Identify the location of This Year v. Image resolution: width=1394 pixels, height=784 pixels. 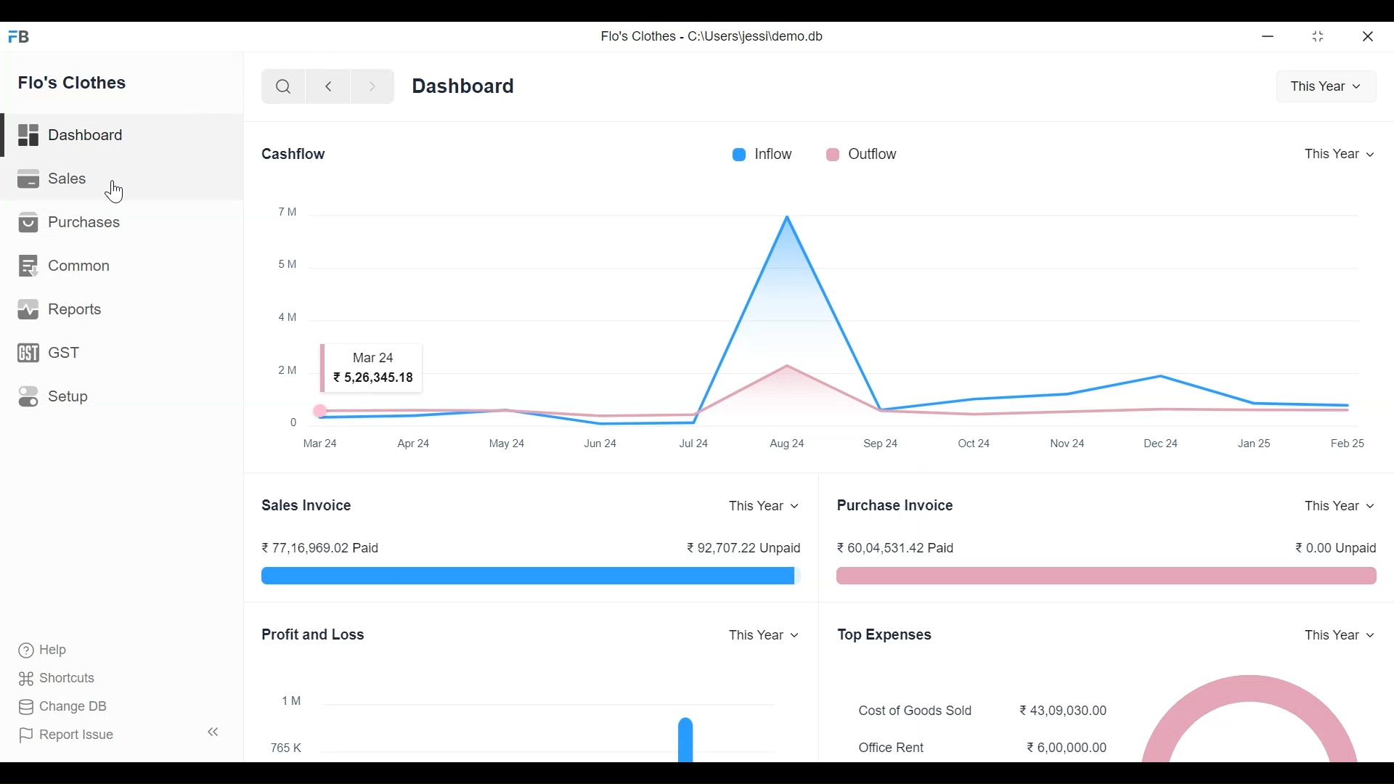
(765, 506).